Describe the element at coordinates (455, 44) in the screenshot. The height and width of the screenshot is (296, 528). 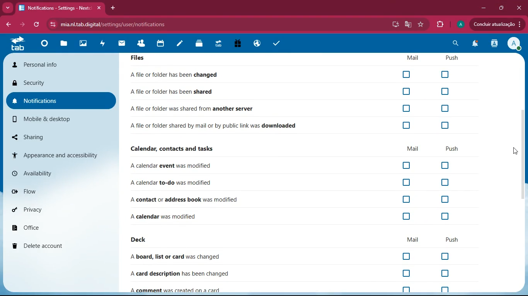
I see `search` at that location.